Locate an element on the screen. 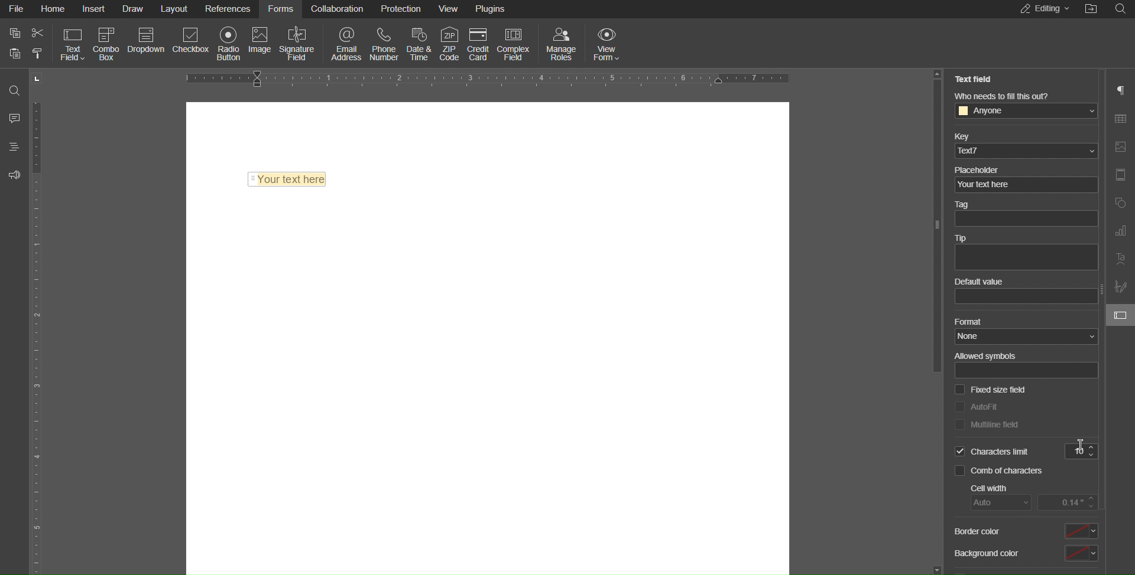 Image resolution: width=1135 pixels, height=575 pixels. Forms is located at coordinates (282, 10).